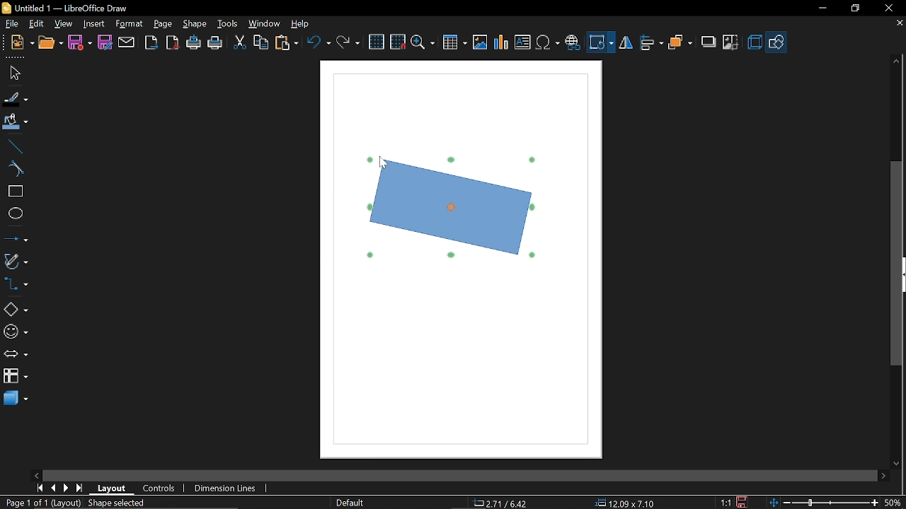 This screenshot has width=906, height=509. Describe the element at coordinates (650, 43) in the screenshot. I see `allign` at that location.